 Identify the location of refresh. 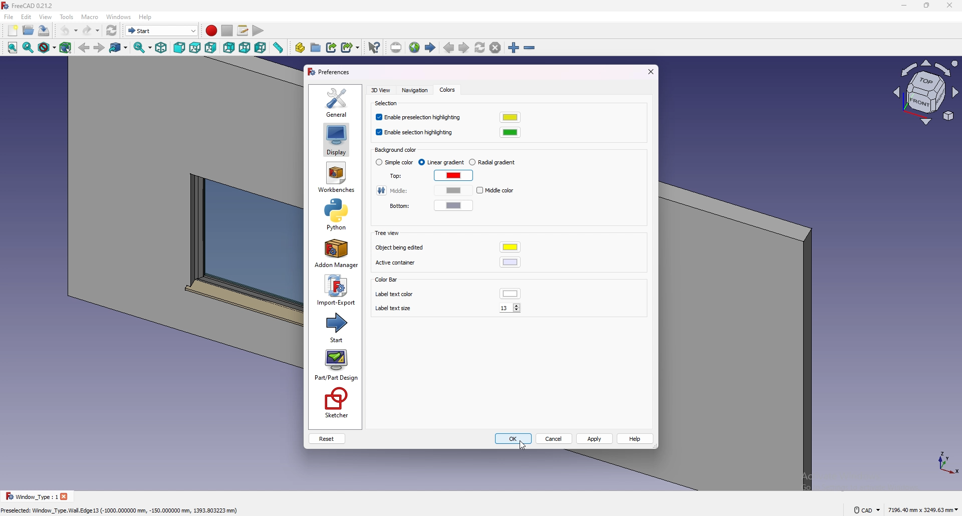
(112, 31).